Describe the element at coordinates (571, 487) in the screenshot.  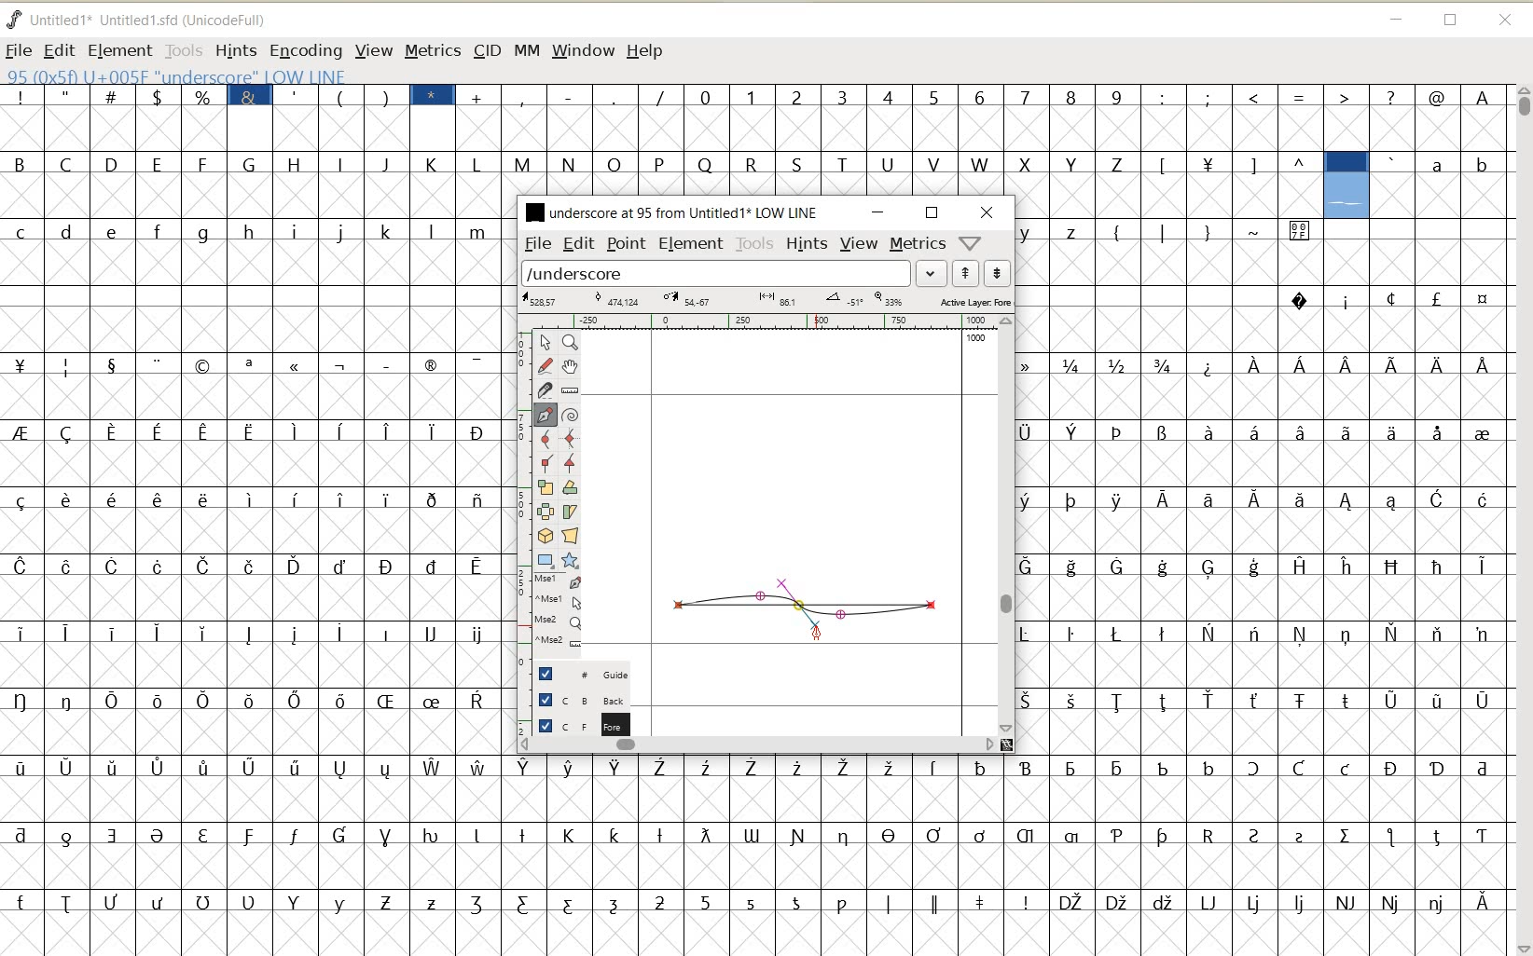
I see `Rotate the selection` at that location.